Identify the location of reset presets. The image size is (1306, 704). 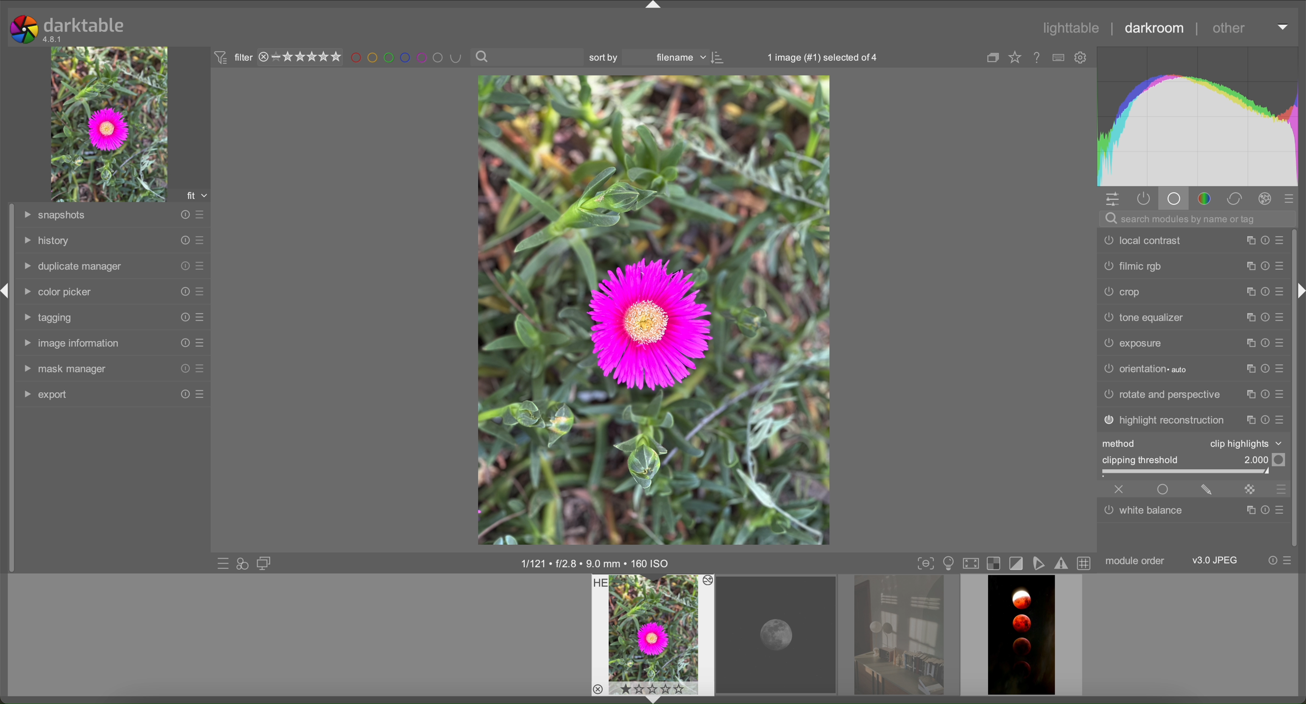
(183, 265).